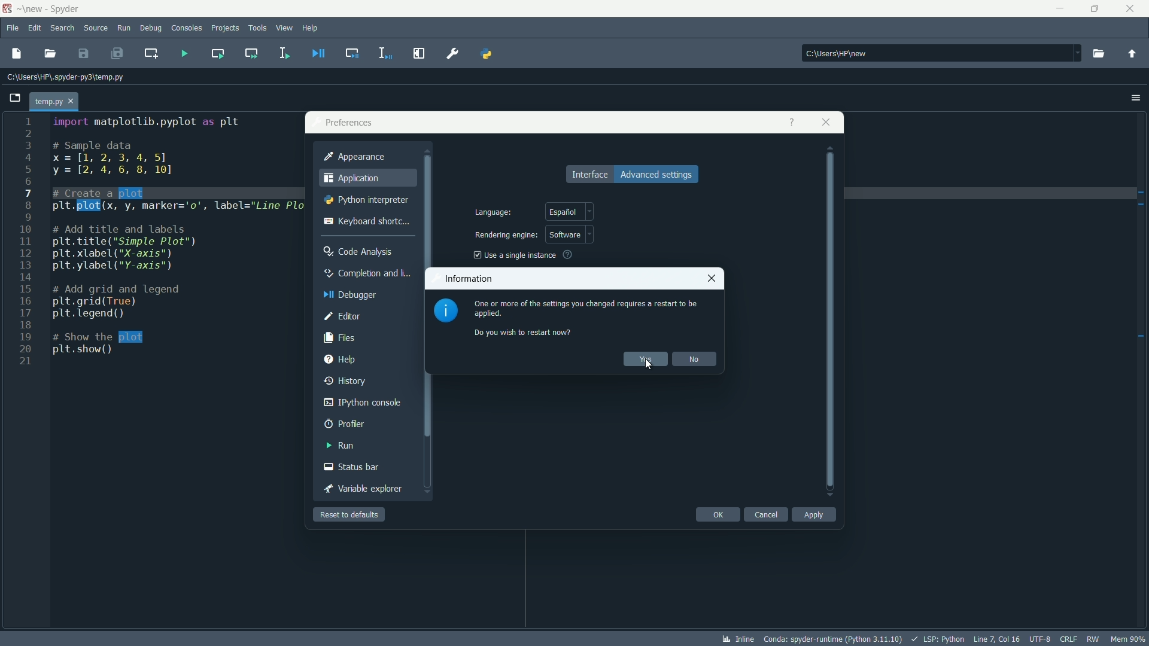 The width and height of the screenshot is (1149, 646). What do you see at coordinates (588, 174) in the screenshot?
I see `interface` at bounding box center [588, 174].